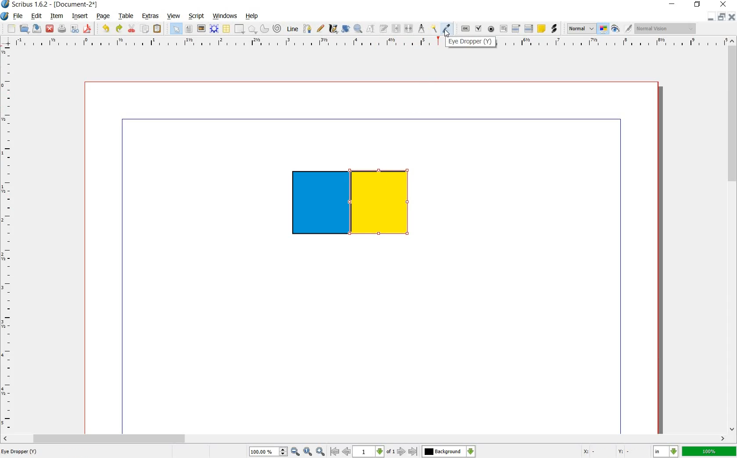 This screenshot has width=737, height=458. I want to click on line, so click(293, 29).